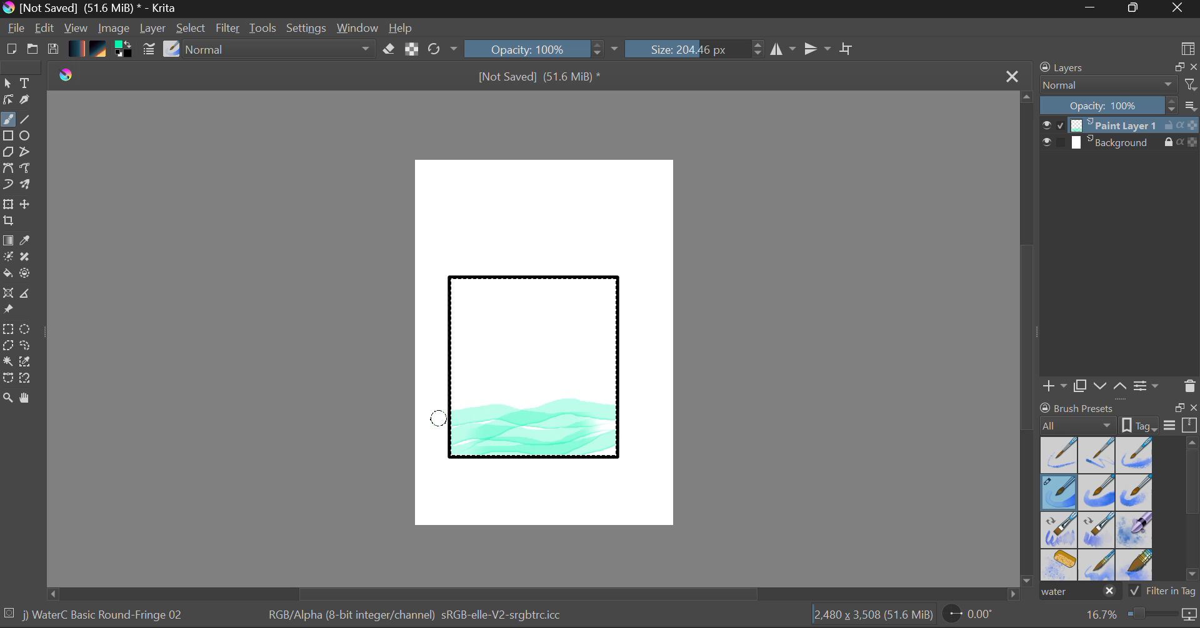 This screenshot has width=1200, height=628. I want to click on Edit, so click(45, 29).